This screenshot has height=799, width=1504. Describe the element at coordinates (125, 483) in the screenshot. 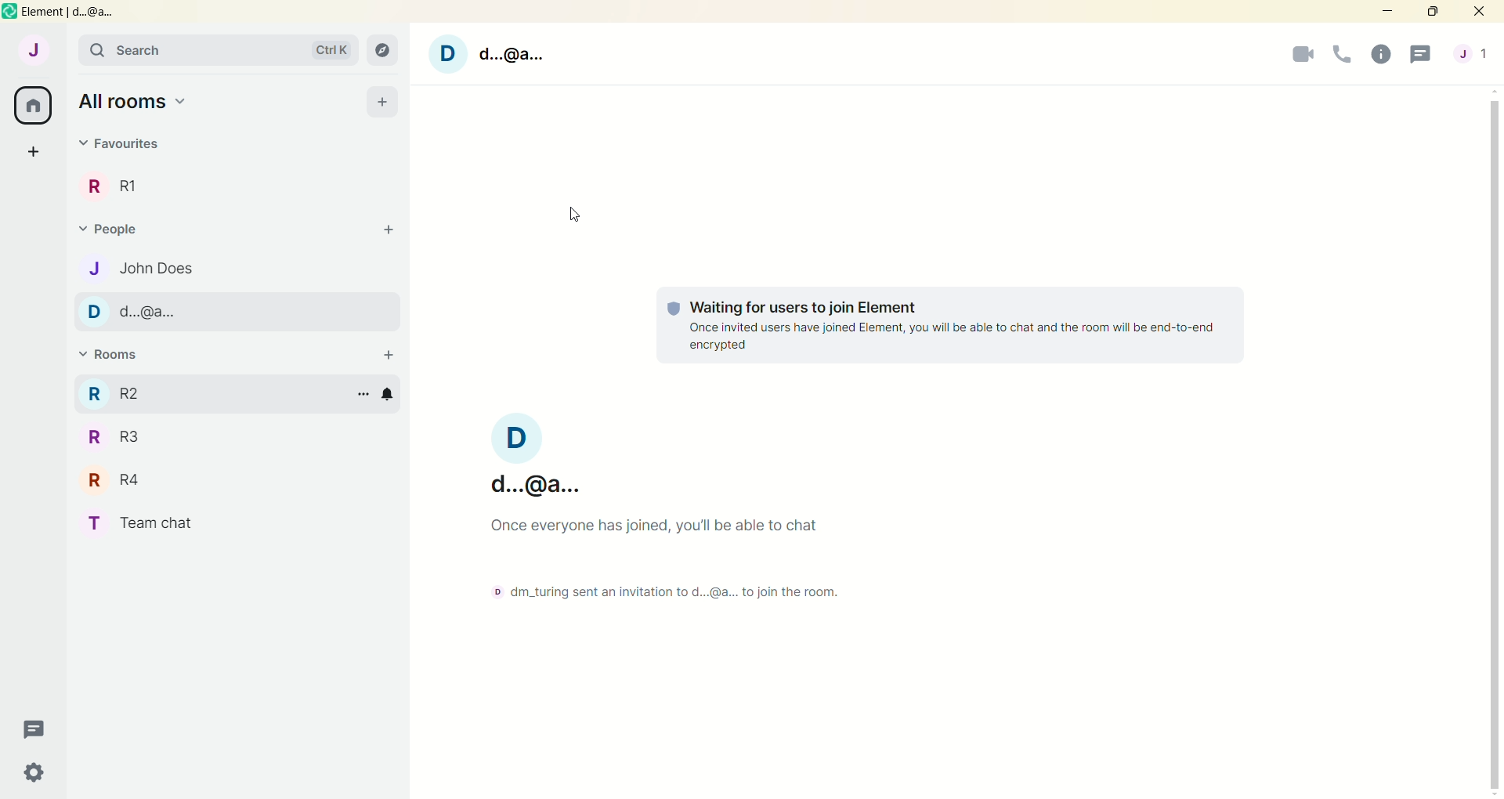

I see `R R4` at that location.